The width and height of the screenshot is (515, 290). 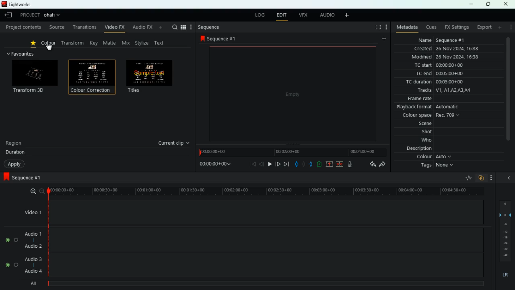 I want to click on text, so click(x=161, y=42).